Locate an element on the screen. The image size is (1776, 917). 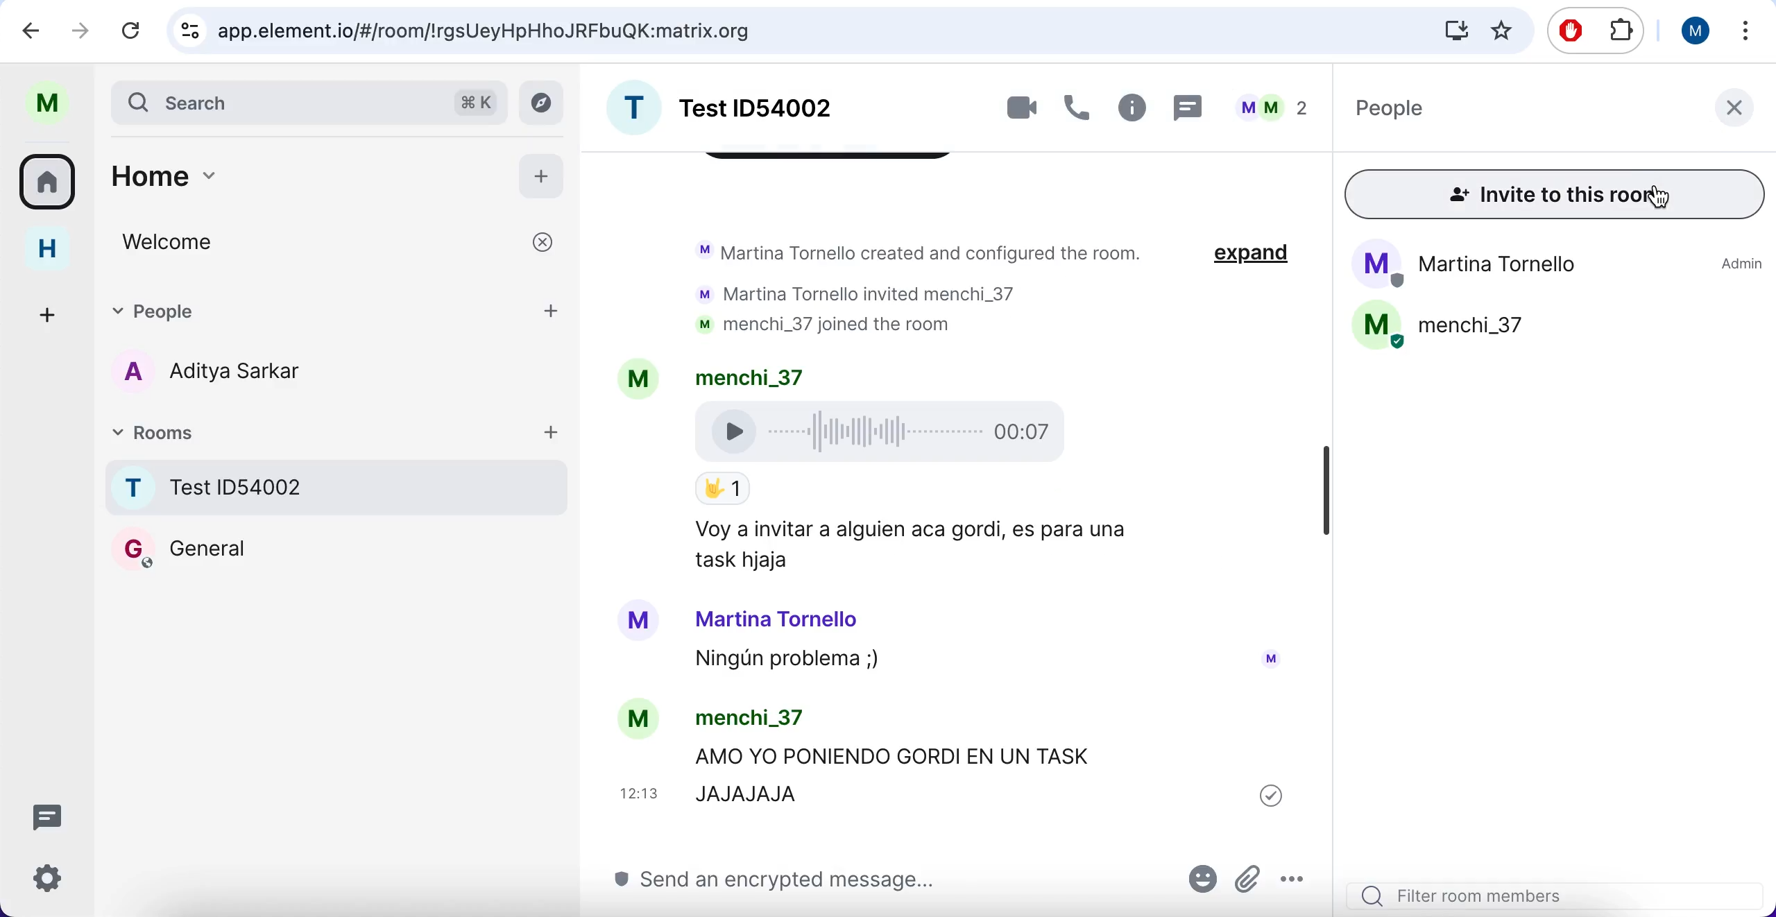
Voy a Invitar a alguien aca gordi, es para una
task hjaja is located at coordinates (920, 547).